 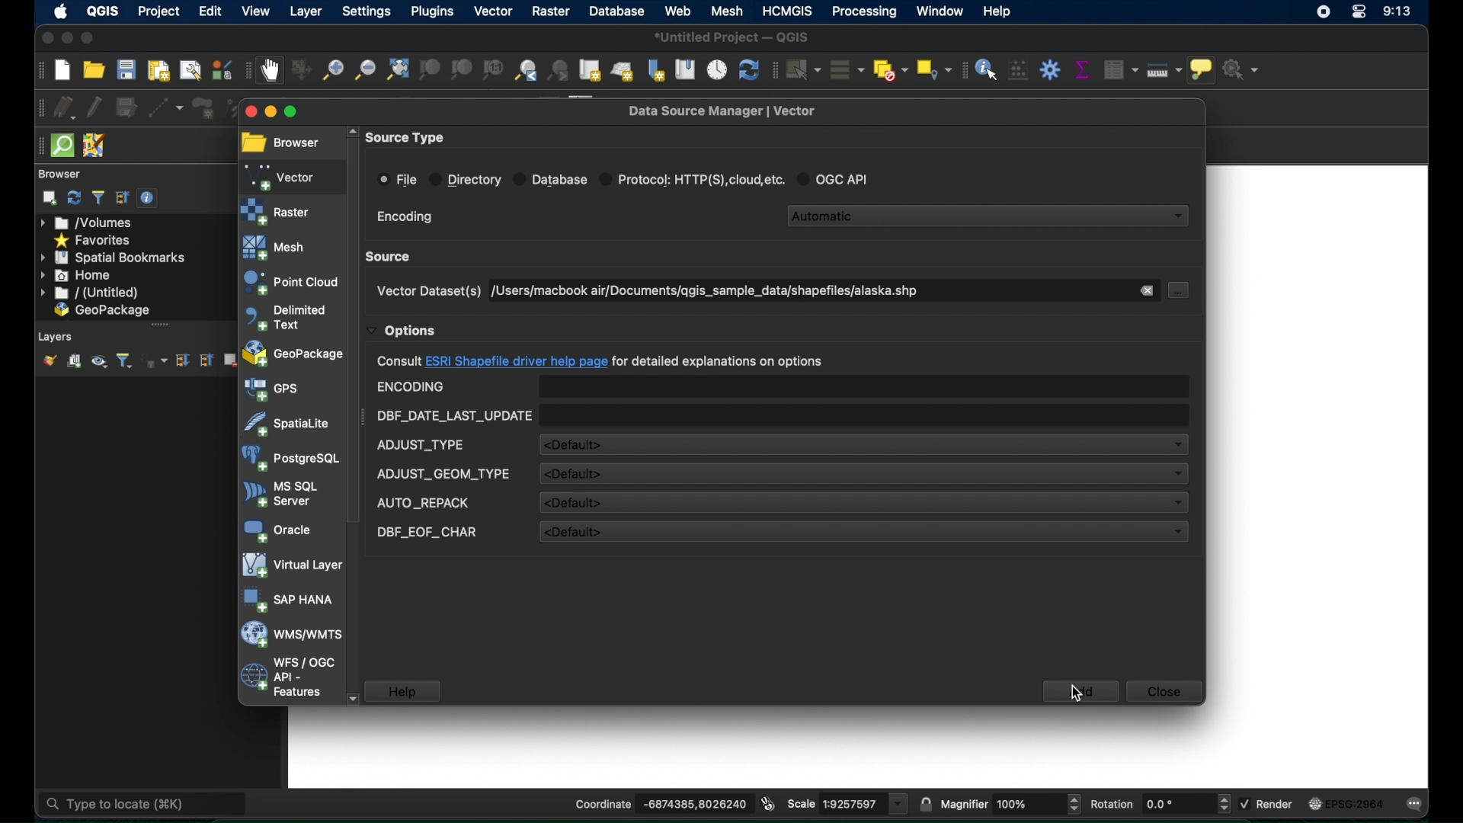 I want to click on current crs, so click(x=1346, y=805).